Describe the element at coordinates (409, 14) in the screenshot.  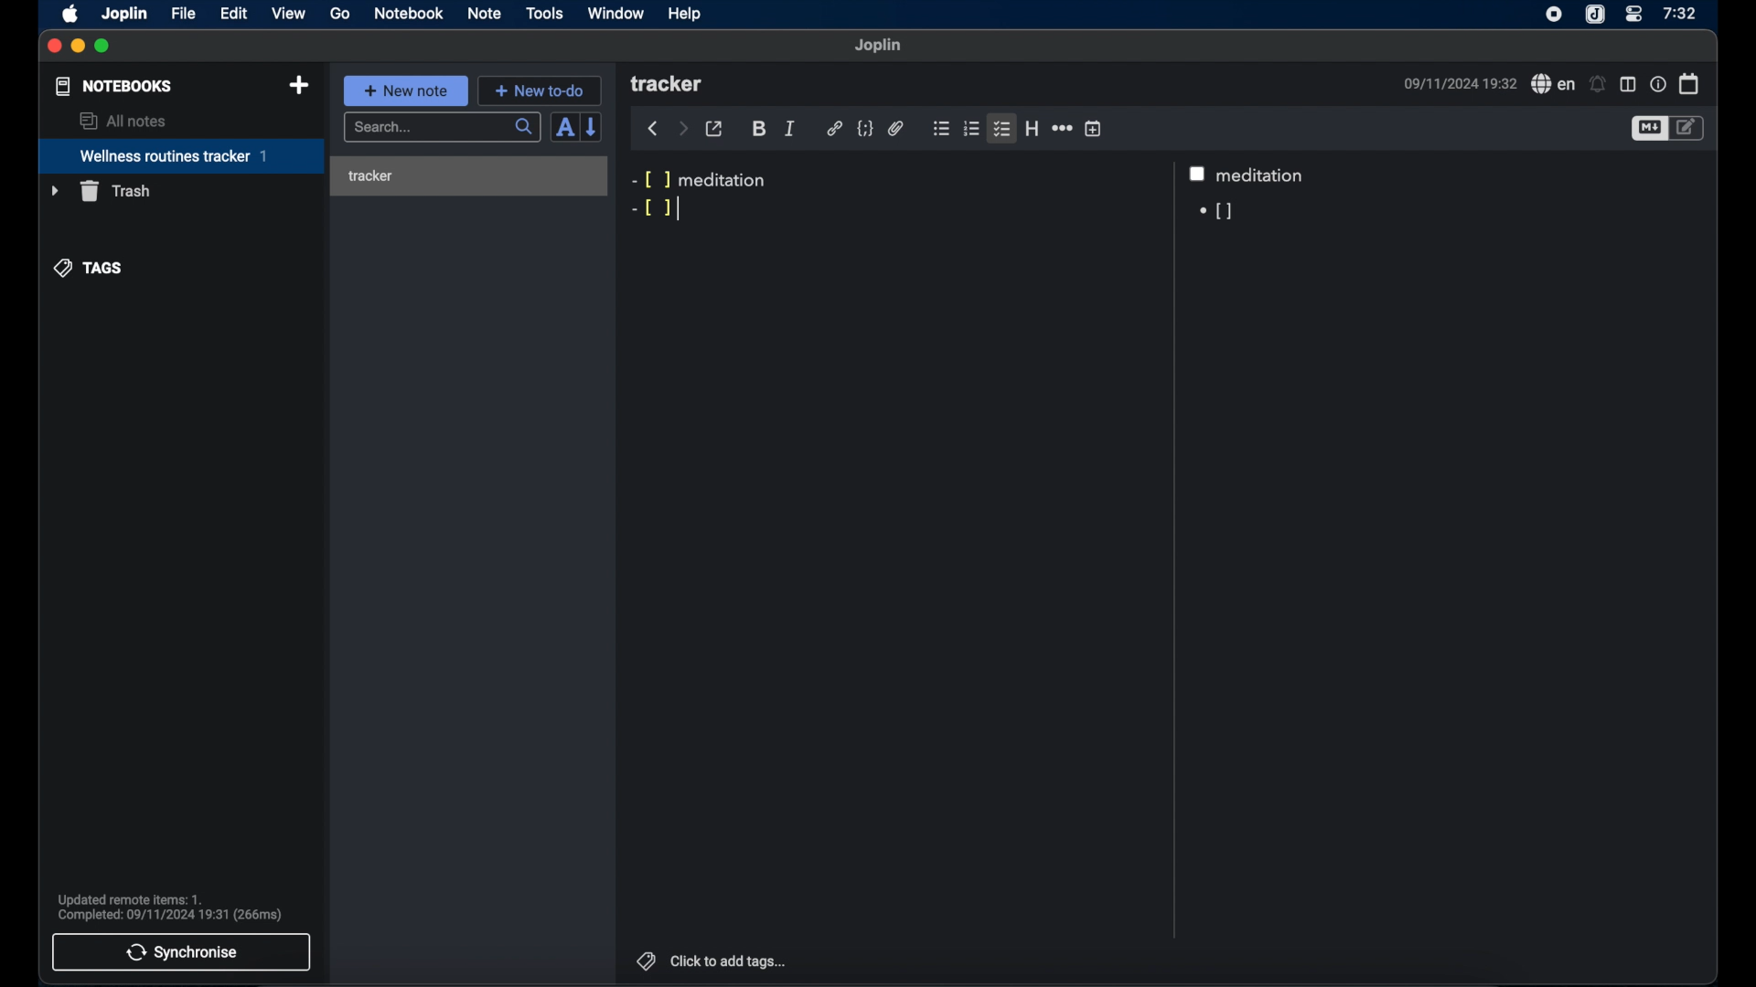
I see `notebook` at that location.